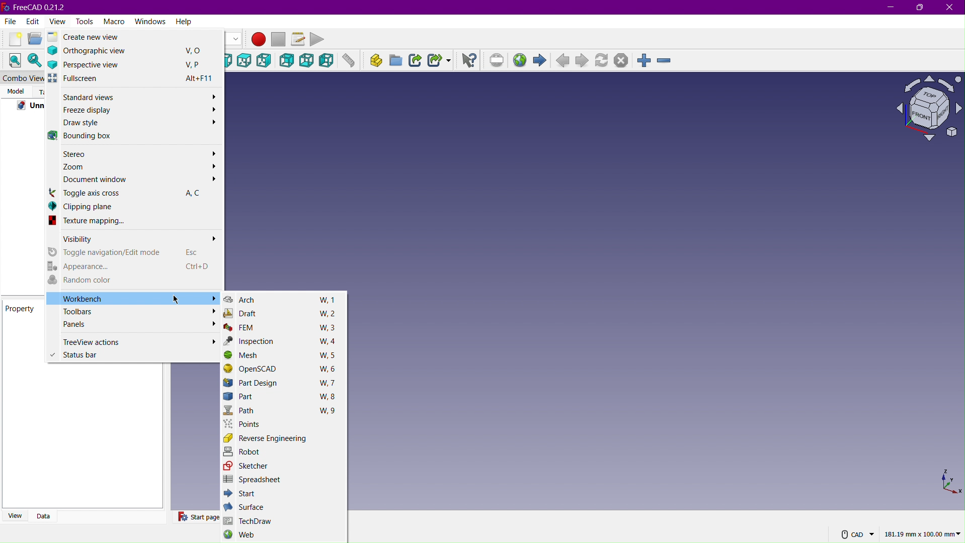 The width and height of the screenshot is (965, 543). Describe the element at coordinates (94, 37) in the screenshot. I see `Create new view` at that location.